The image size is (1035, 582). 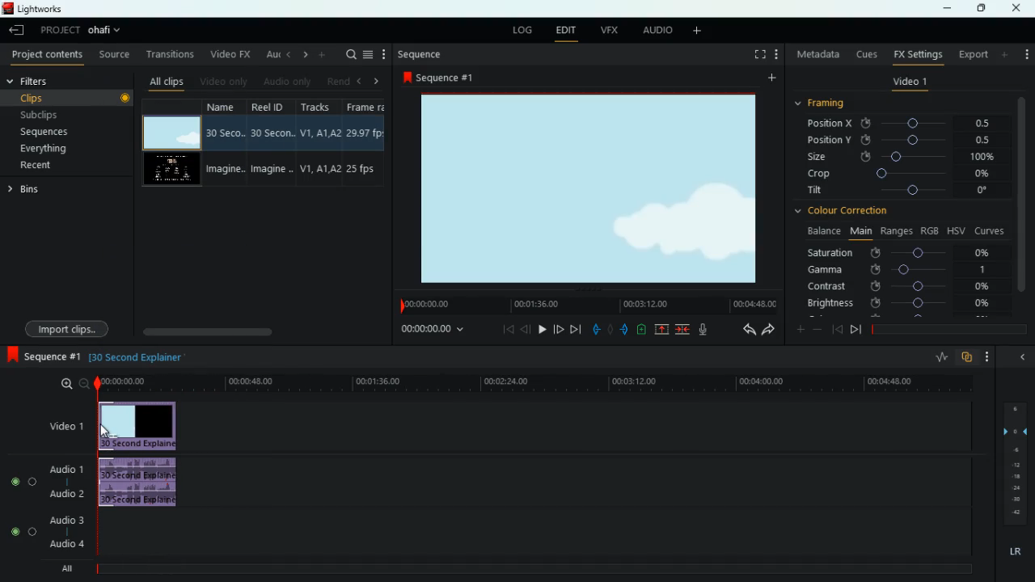 What do you see at coordinates (29, 192) in the screenshot?
I see `bins` at bounding box center [29, 192].